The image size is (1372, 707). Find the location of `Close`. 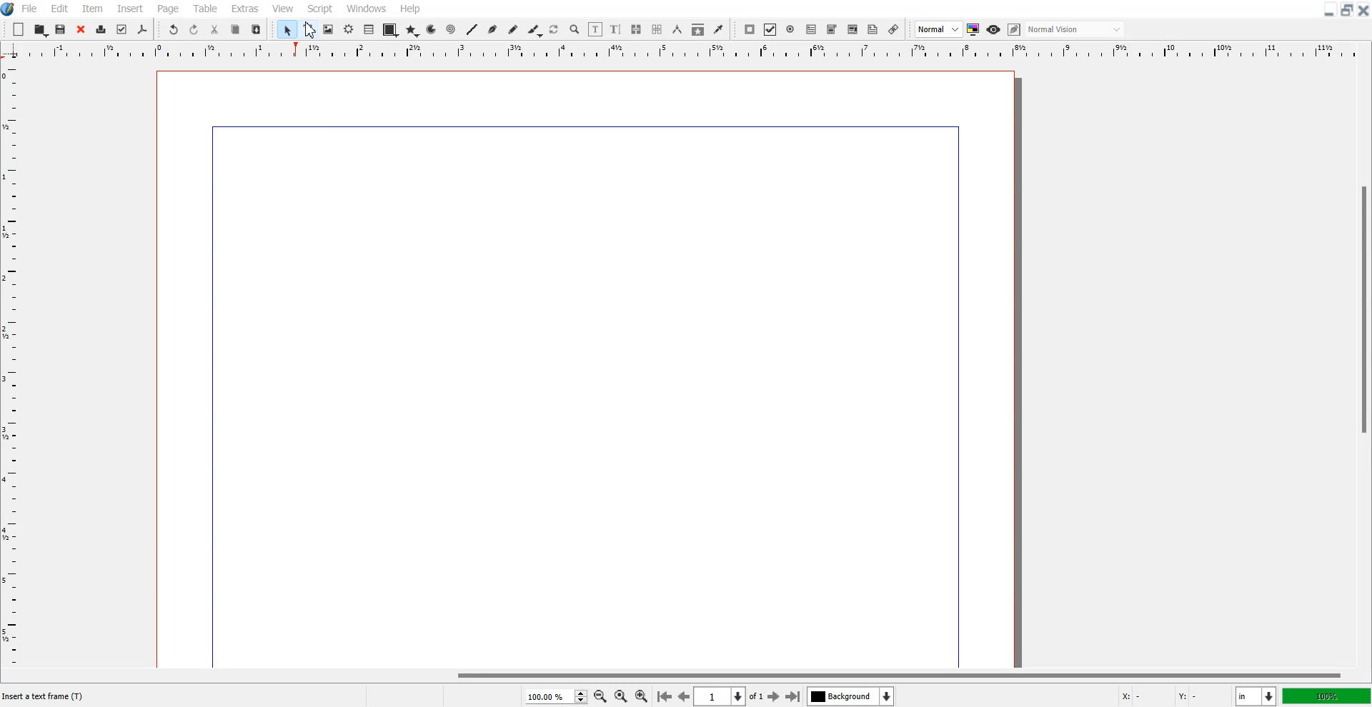

Close is located at coordinates (81, 30).